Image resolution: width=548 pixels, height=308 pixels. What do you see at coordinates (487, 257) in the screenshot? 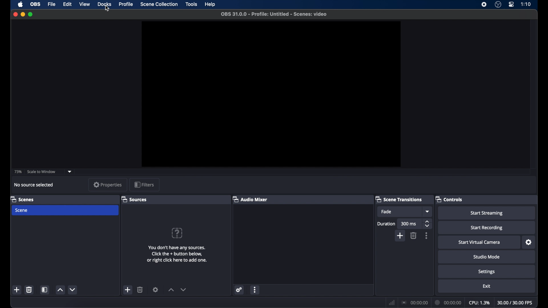
I see `studio mode` at bounding box center [487, 257].